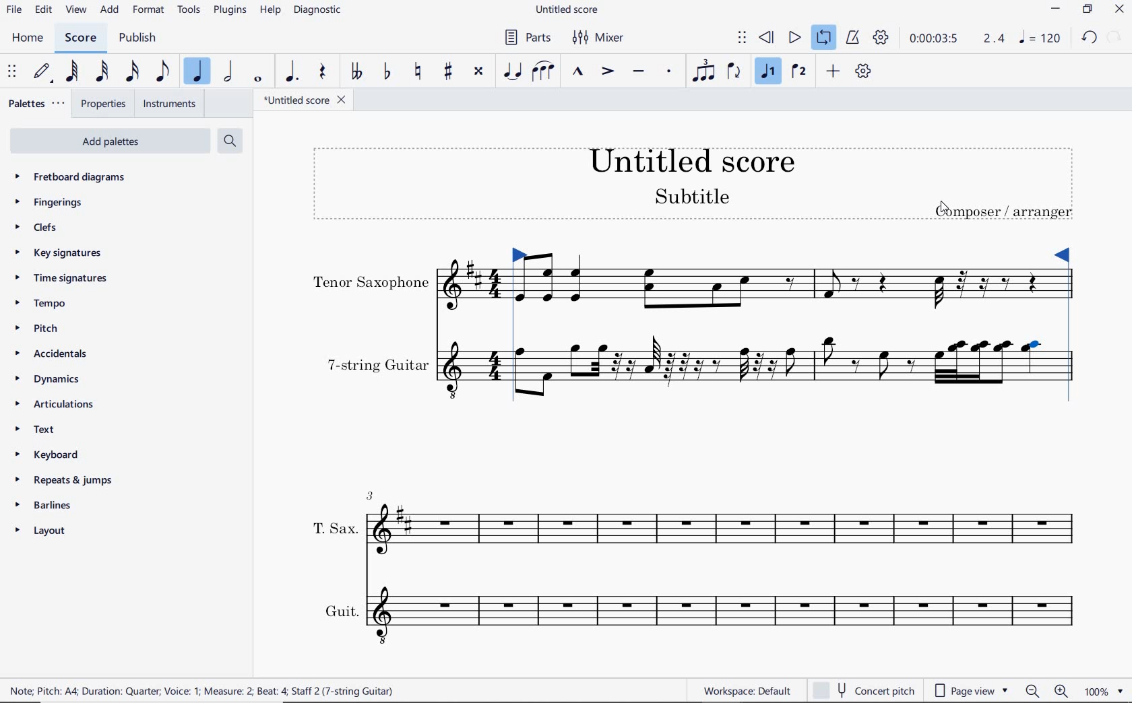 The width and height of the screenshot is (1132, 703). Describe the element at coordinates (244, 690) in the screenshot. I see `score description` at that location.